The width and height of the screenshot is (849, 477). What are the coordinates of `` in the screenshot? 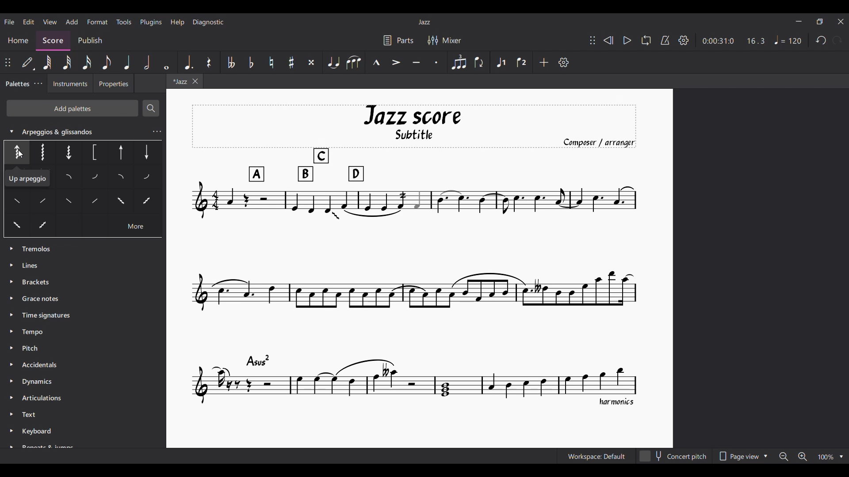 It's located at (96, 152).